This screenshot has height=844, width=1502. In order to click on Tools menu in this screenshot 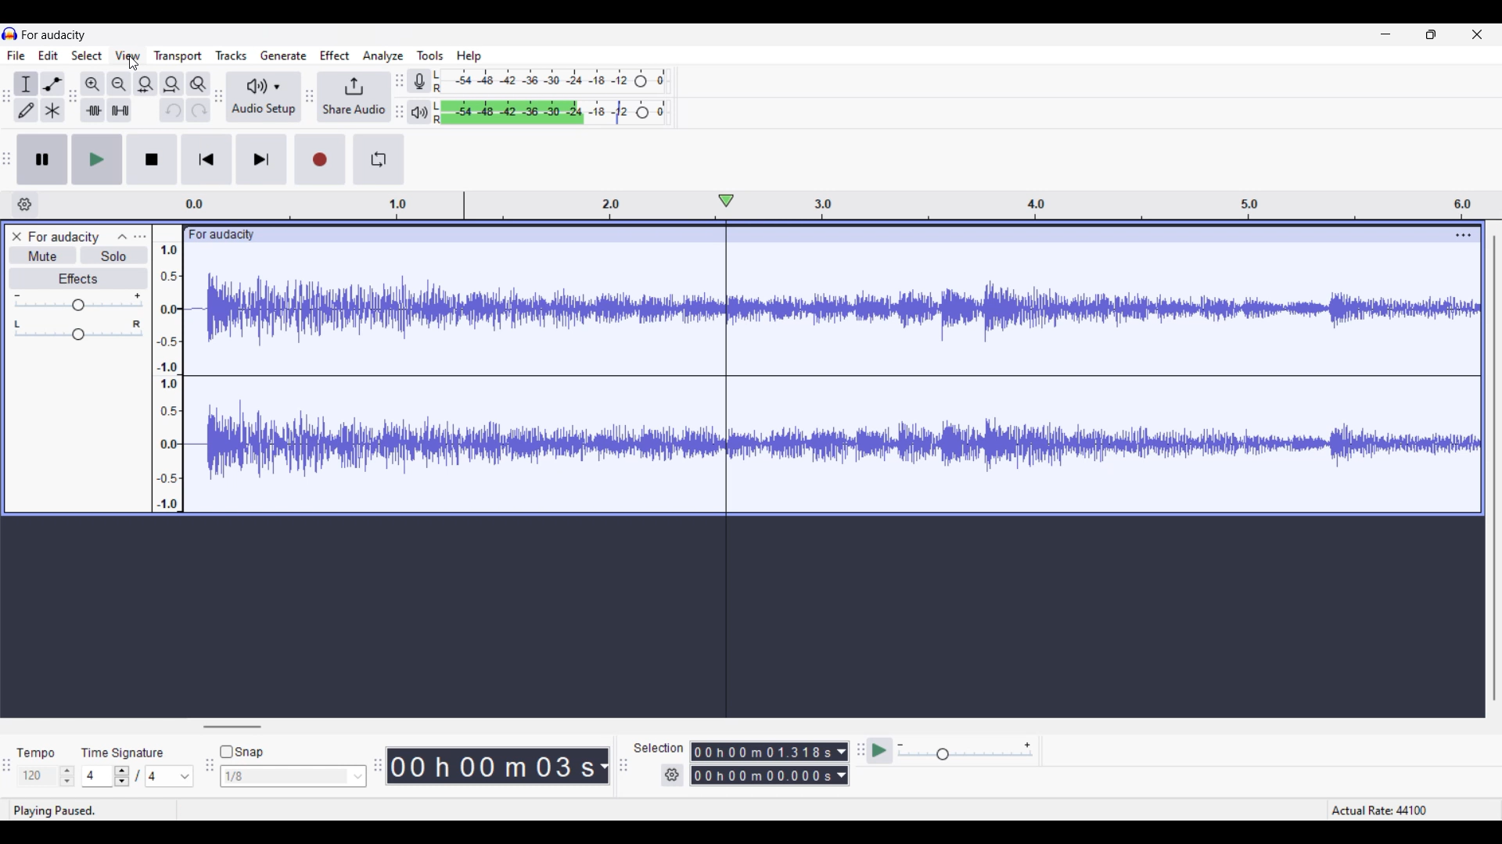, I will do `click(429, 55)`.